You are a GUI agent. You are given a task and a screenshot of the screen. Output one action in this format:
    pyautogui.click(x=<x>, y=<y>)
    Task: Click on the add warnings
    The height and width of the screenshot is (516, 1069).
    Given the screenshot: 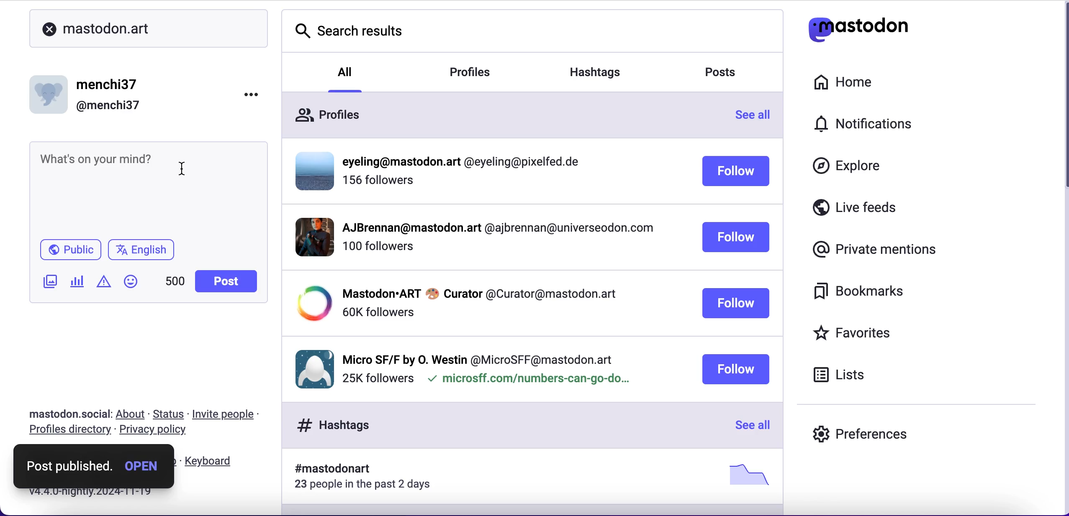 What is the action you would take?
    pyautogui.click(x=103, y=284)
    